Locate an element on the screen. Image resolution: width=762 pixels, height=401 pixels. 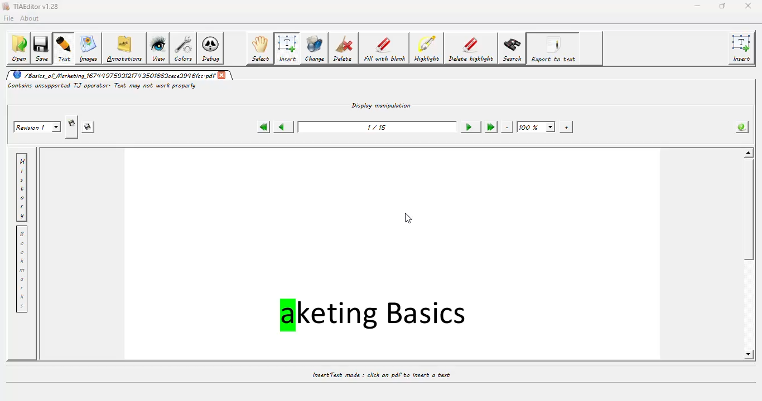
save is located at coordinates (43, 47).